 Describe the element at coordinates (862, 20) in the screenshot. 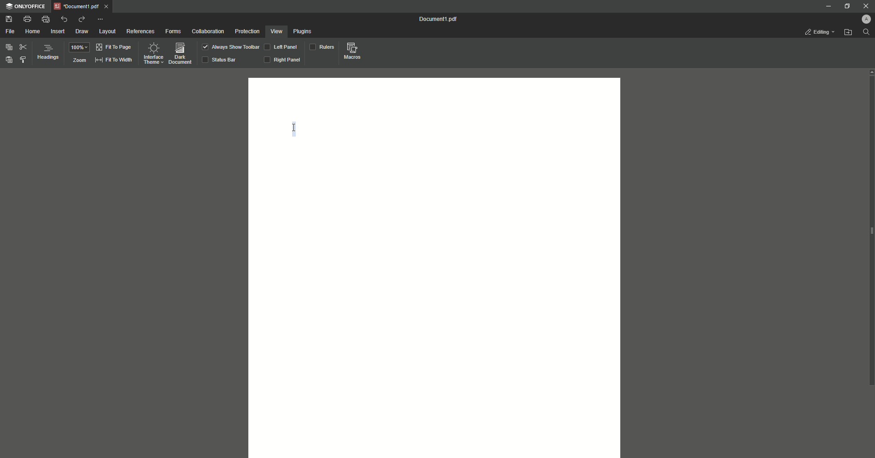

I see `Profile` at that location.